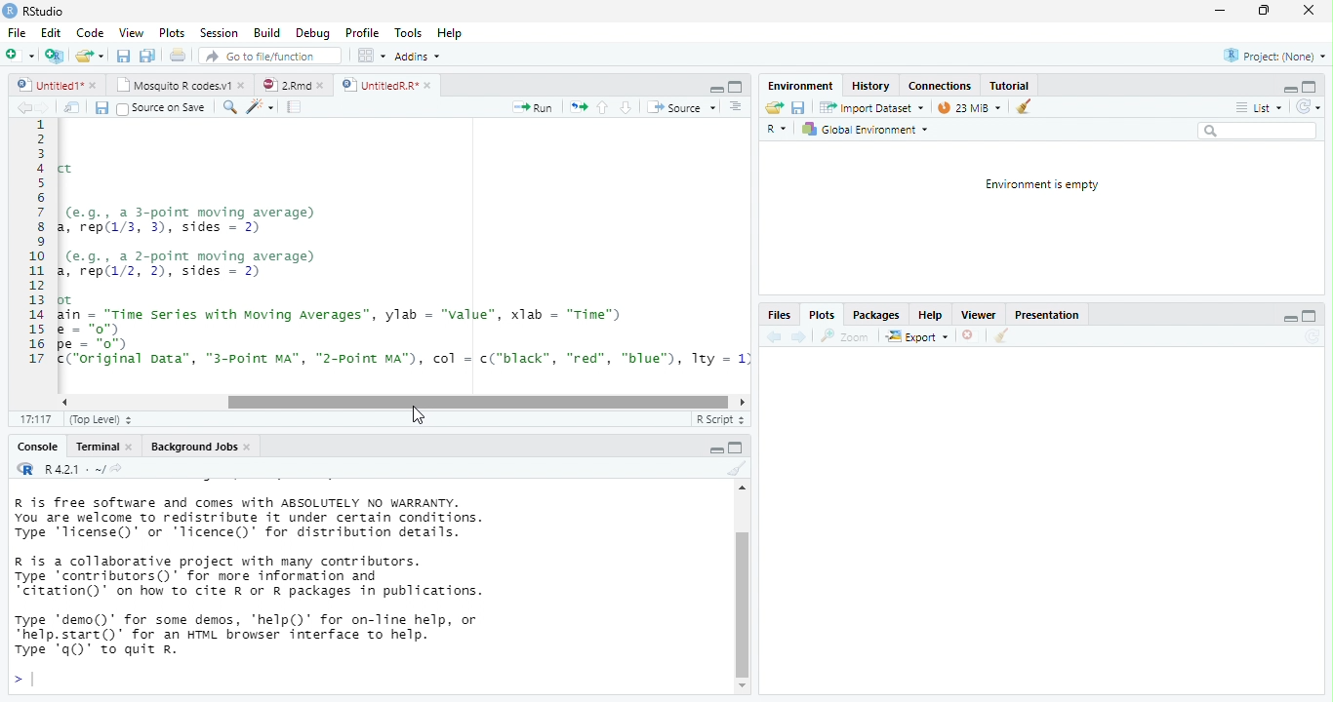  I want to click on maximize, so click(1264, 11).